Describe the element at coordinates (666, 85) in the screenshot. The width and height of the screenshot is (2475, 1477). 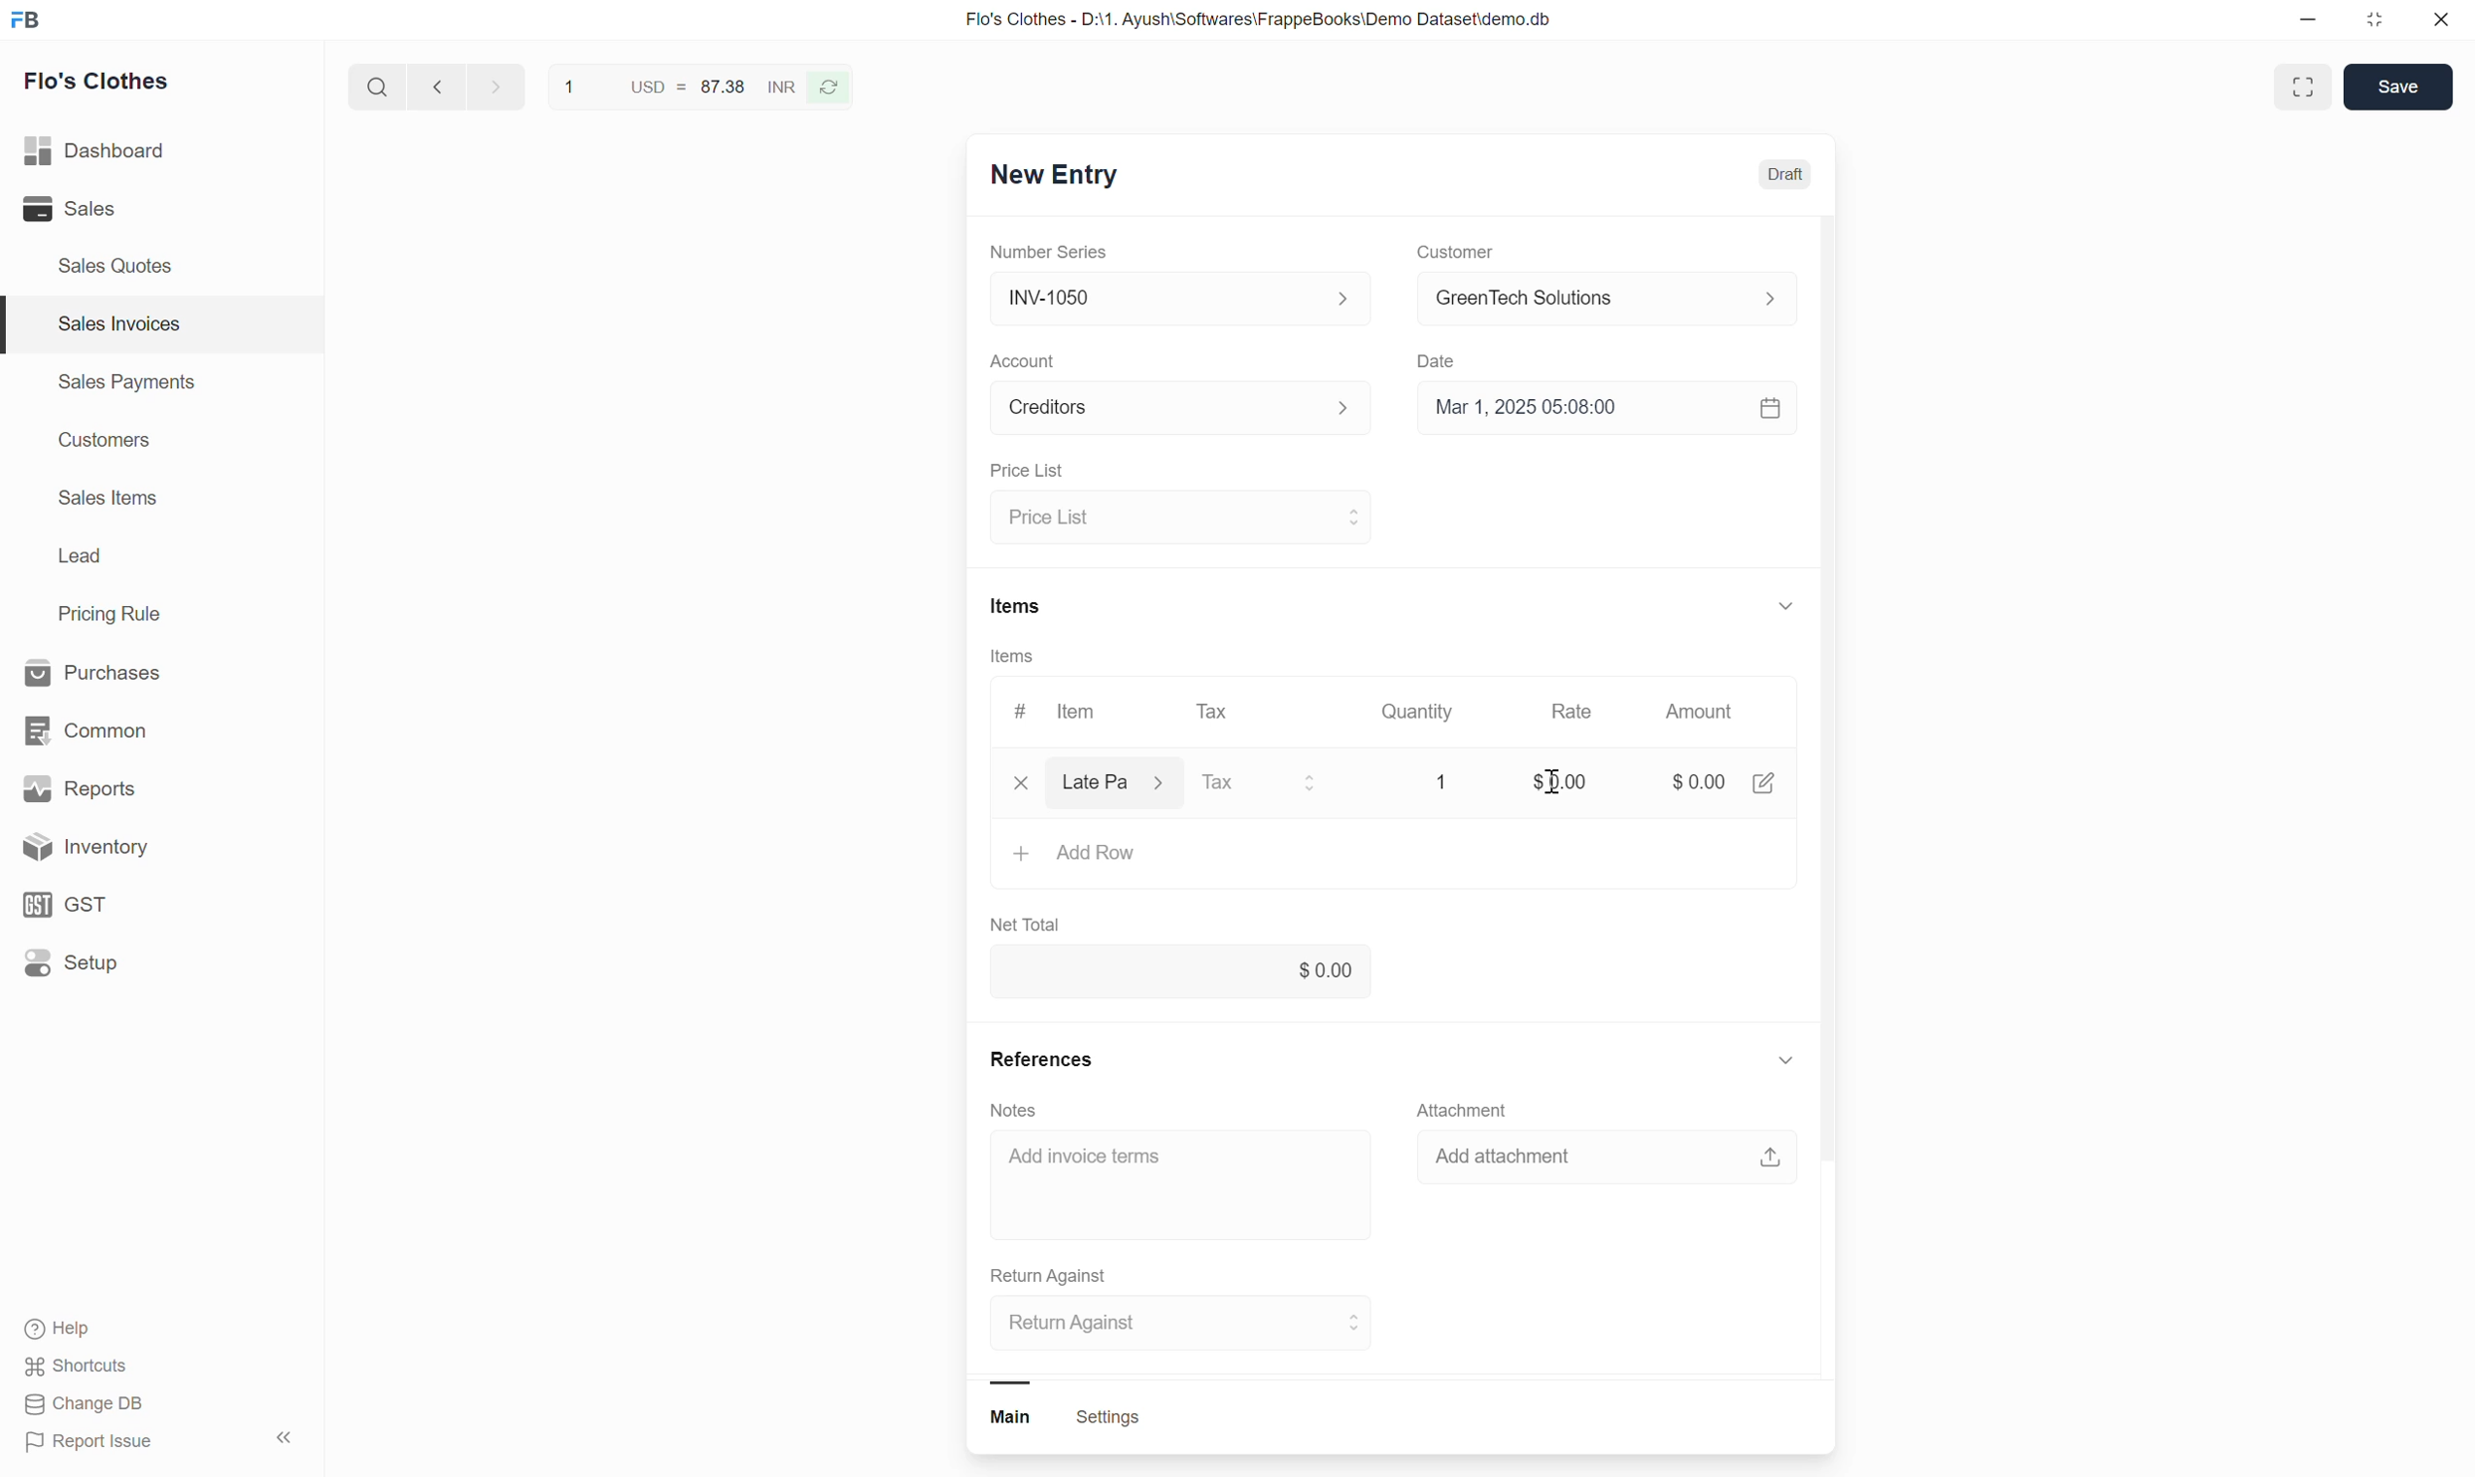
I see `USD = 87.38 INR` at that location.